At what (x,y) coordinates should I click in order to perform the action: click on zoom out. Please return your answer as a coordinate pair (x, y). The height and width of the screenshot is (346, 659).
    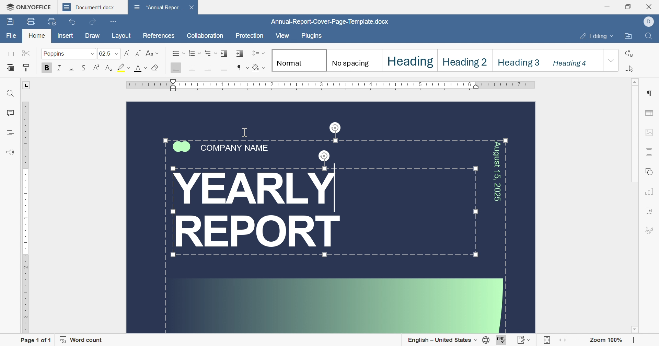
    Looking at the image, I should click on (579, 341).